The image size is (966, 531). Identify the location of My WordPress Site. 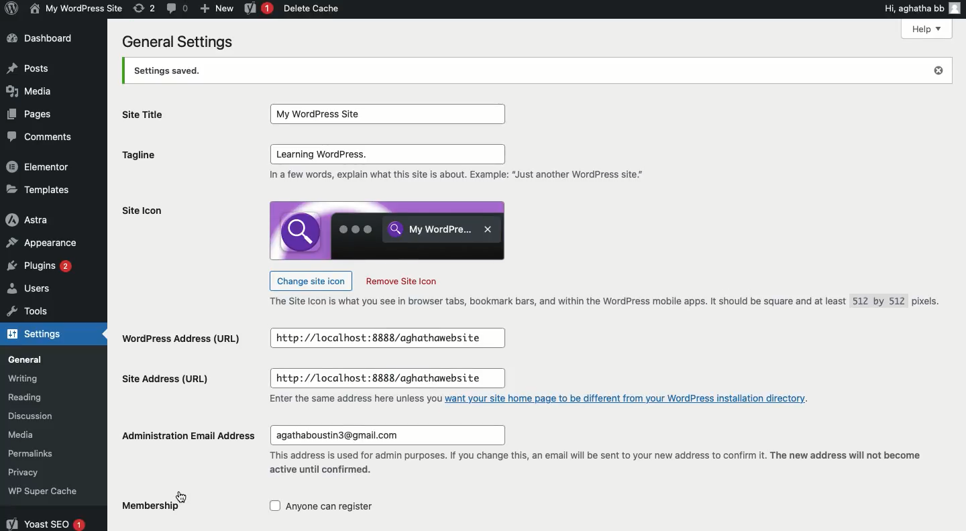
(382, 111).